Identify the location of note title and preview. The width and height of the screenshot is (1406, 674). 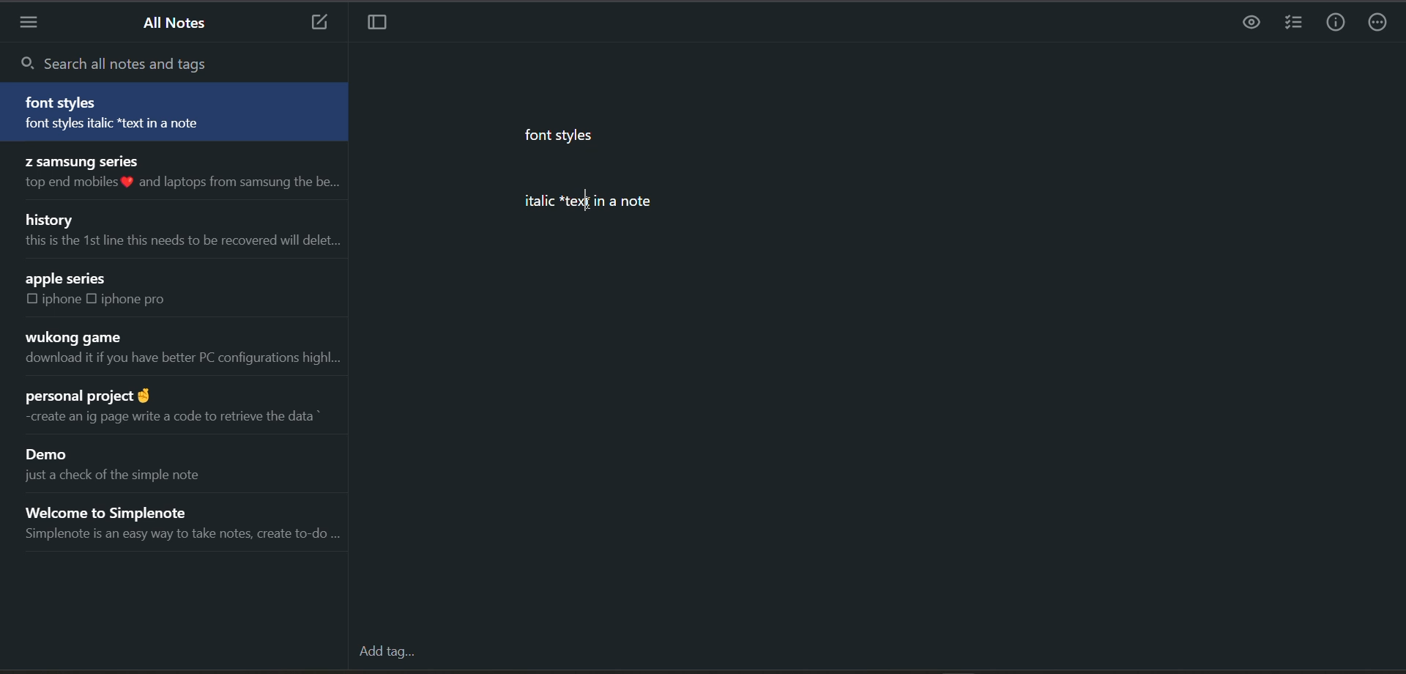
(175, 111).